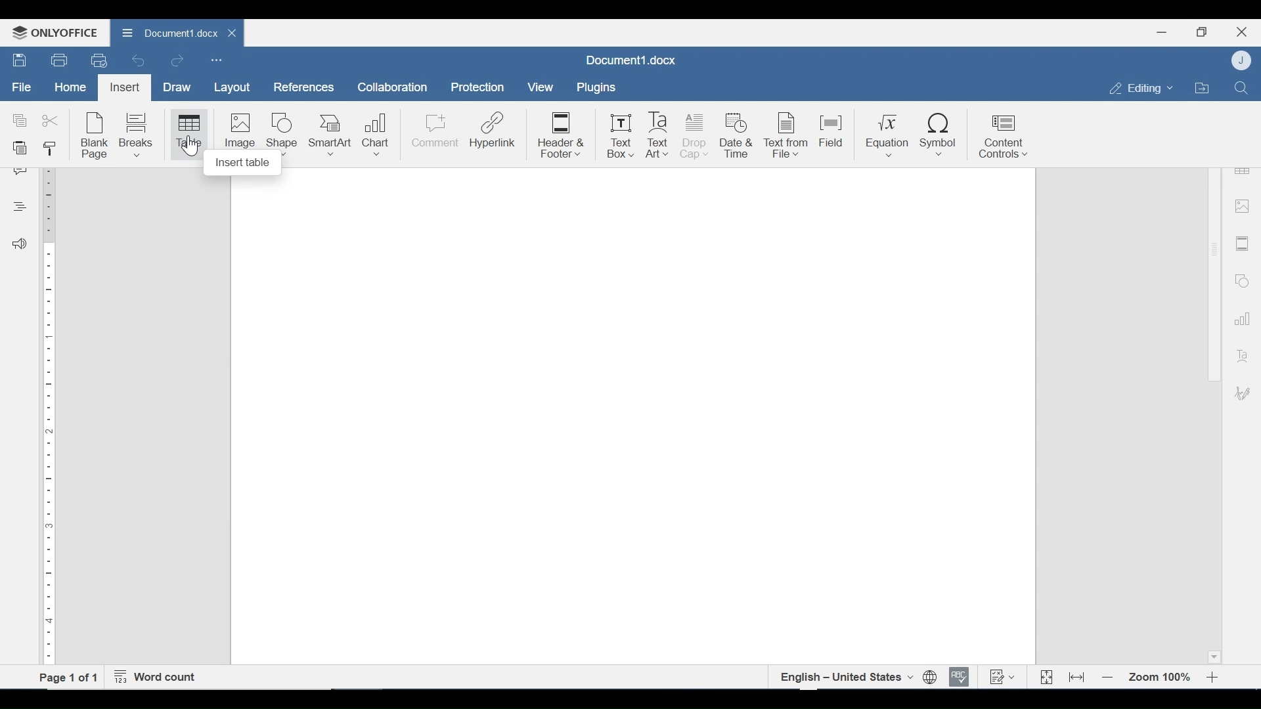 The height and width of the screenshot is (709, 1261). Describe the element at coordinates (21, 149) in the screenshot. I see `Paste` at that location.